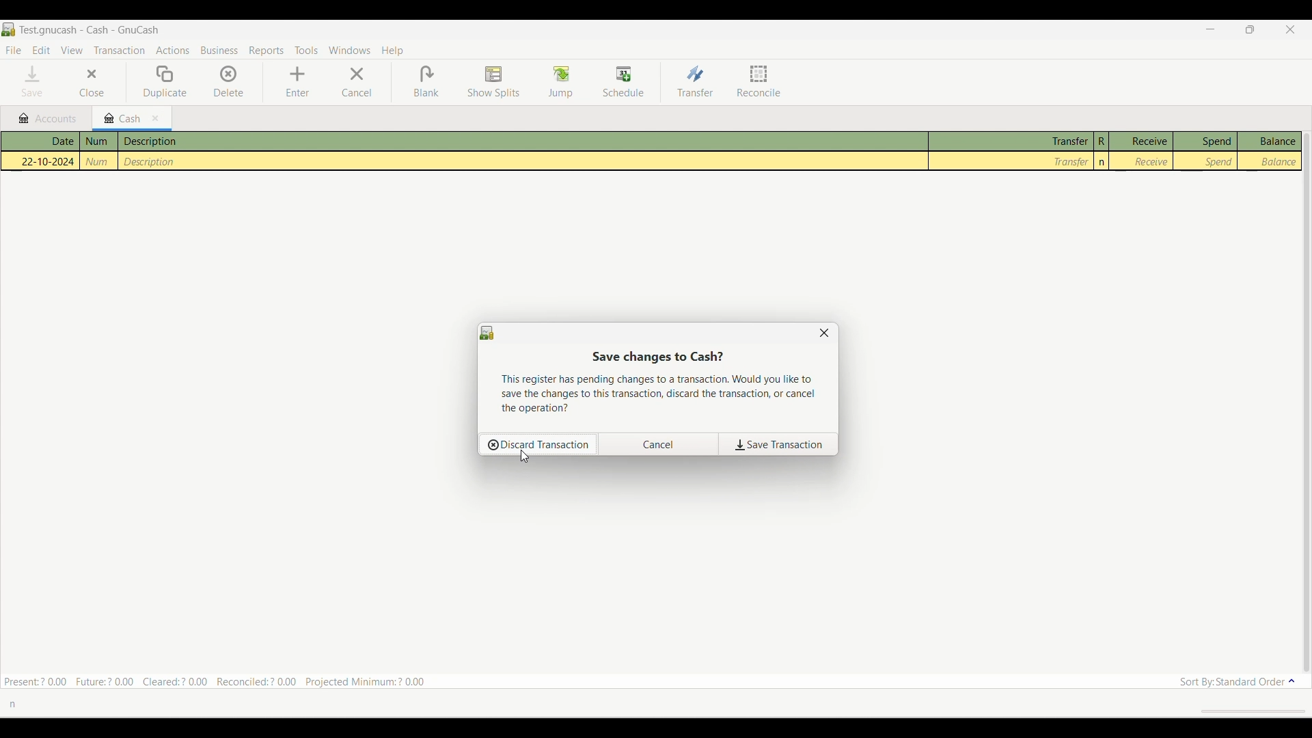 The image size is (1312, 738). What do you see at coordinates (1210, 29) in the screenshot?
I see `Minimize` at bounding box center [1210, 29].